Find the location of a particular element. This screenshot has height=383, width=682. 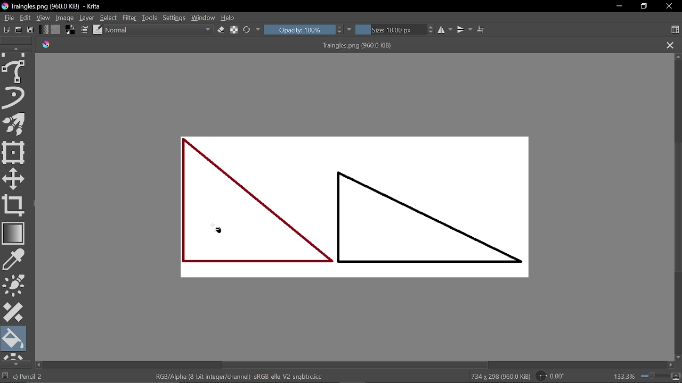

Dynamic brush tool is located at coordinates (15, 97).